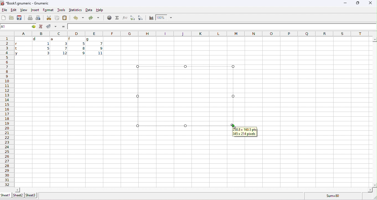  What do you see at coordinates (78, 17) in the screenshot?
I see `undo` at bounding box center [78, 17].